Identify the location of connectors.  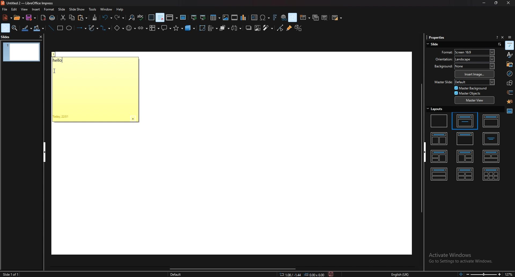
(106, 28).